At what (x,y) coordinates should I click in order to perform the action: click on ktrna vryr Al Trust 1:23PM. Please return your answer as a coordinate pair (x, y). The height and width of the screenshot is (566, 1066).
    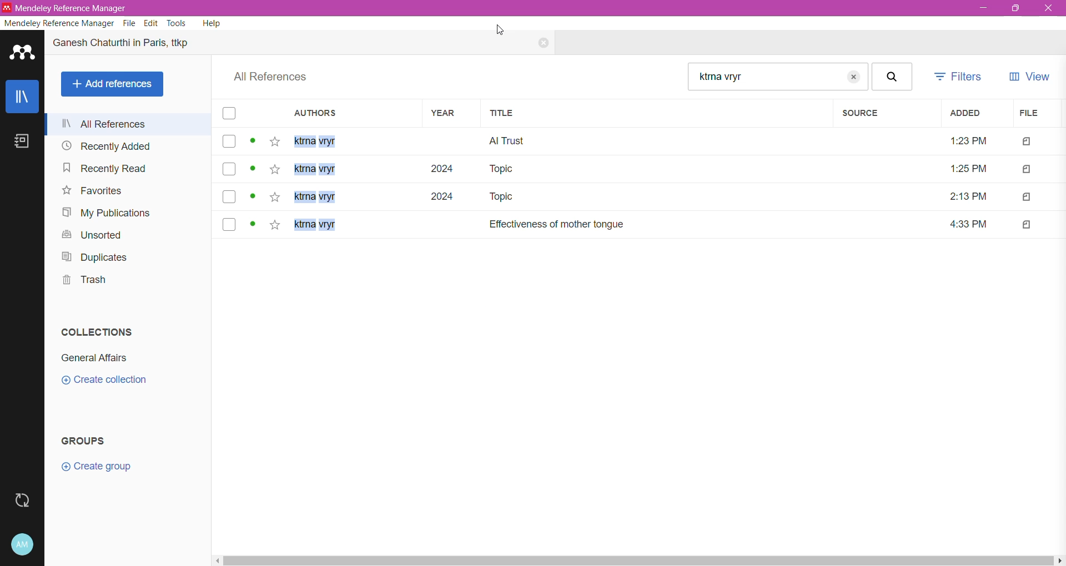
    Looking at the image, I should click on (639, 142).